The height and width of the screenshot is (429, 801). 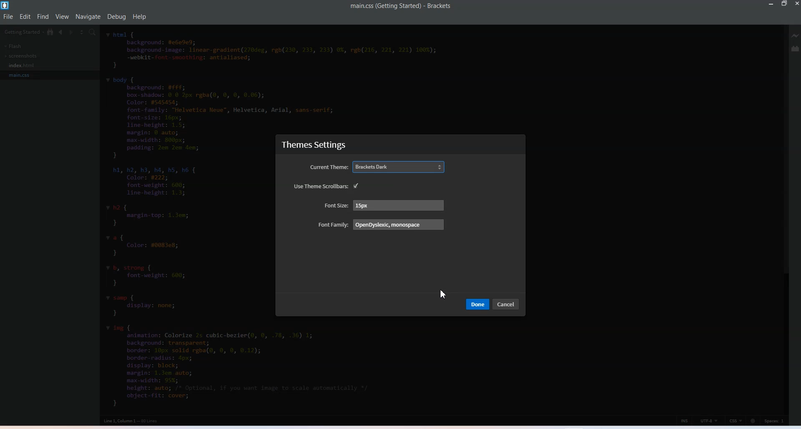 What do you see at coordinates (507, 304) in the screenshot?
I see `Cancel` at bounding box center [507, 304].